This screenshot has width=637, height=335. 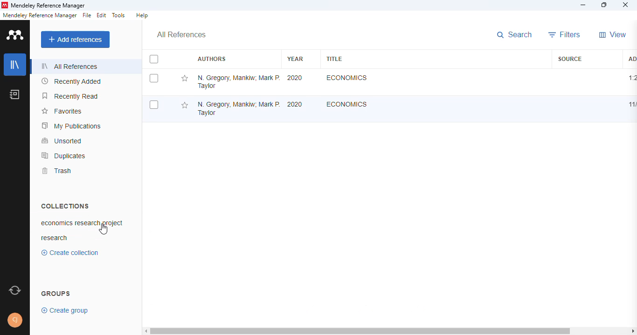 What do you see at coordinates (184, 106) in the screenshot?
I see `add this reference to favorites` at bounding box center [184, 106].